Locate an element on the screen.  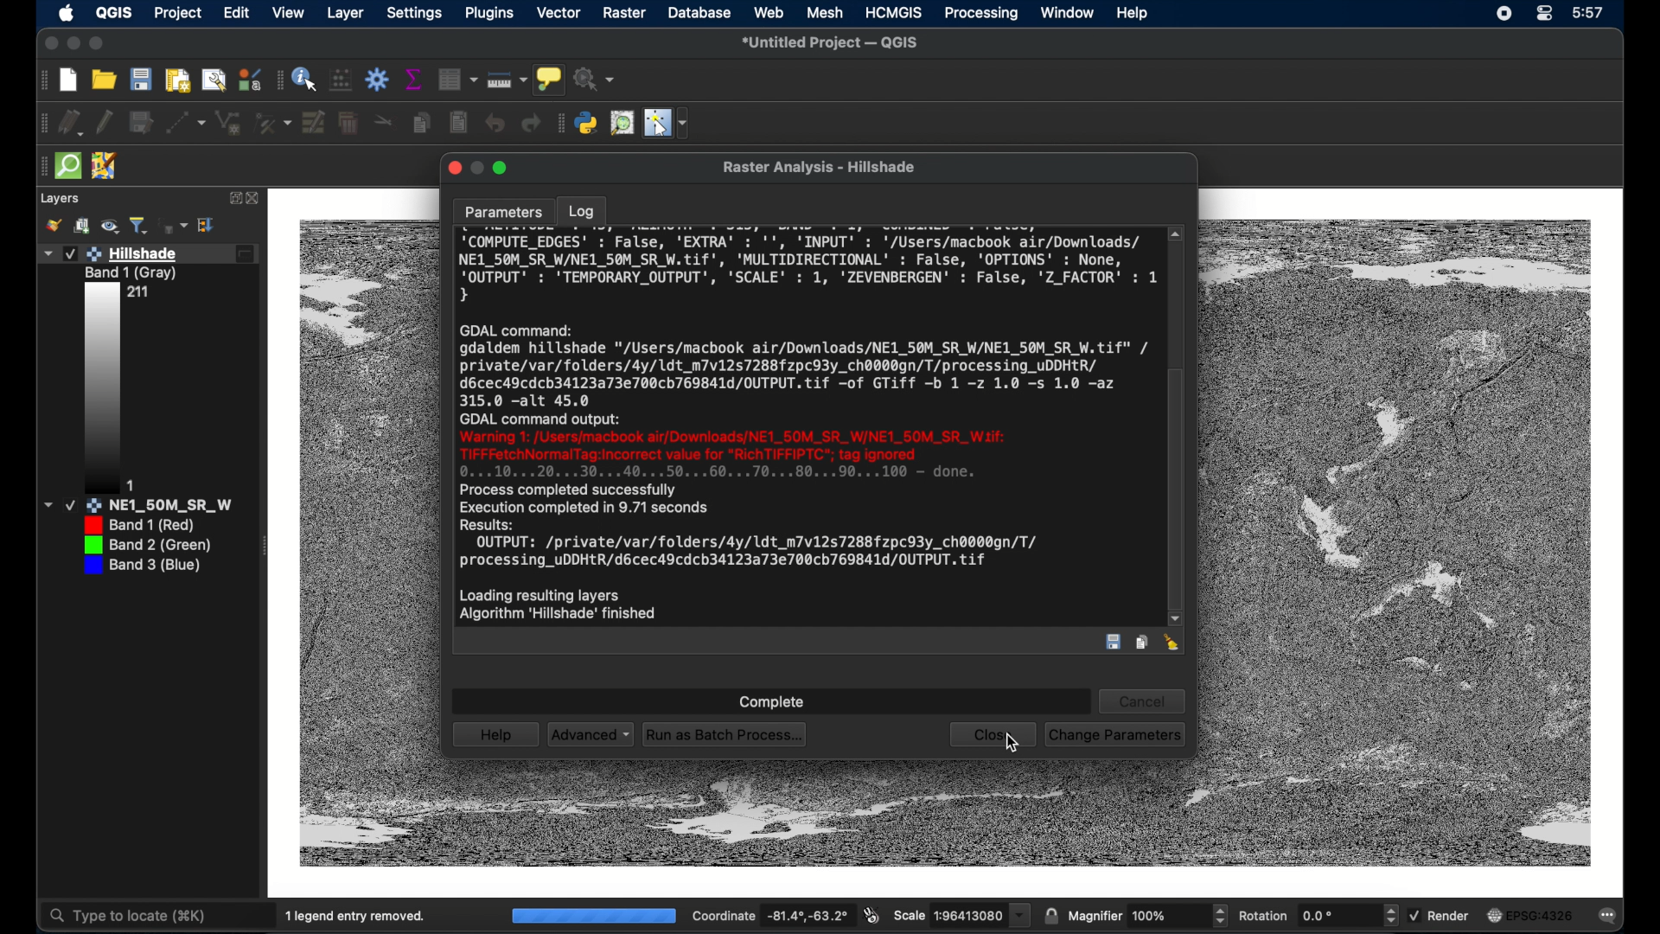
python console is located at coordinates (587, 123).